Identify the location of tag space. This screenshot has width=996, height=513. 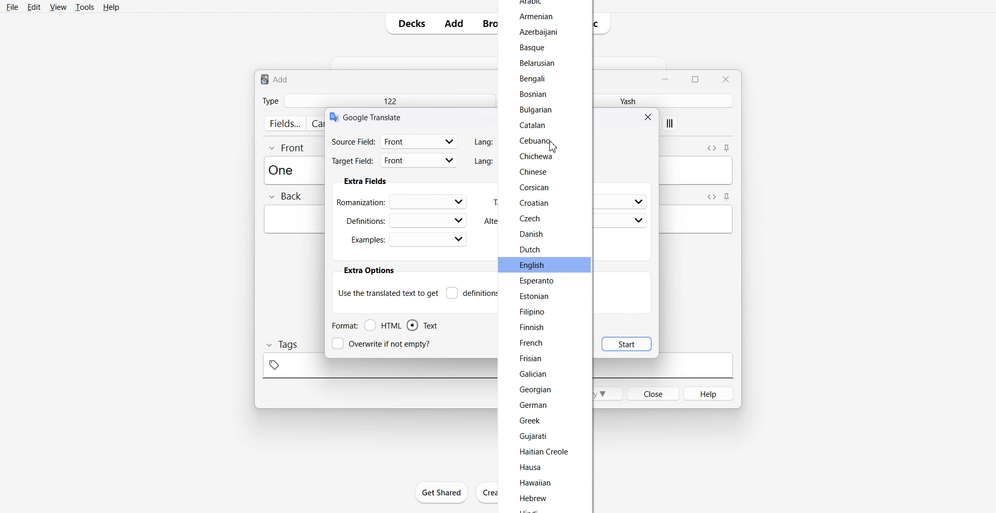
(377, 368).